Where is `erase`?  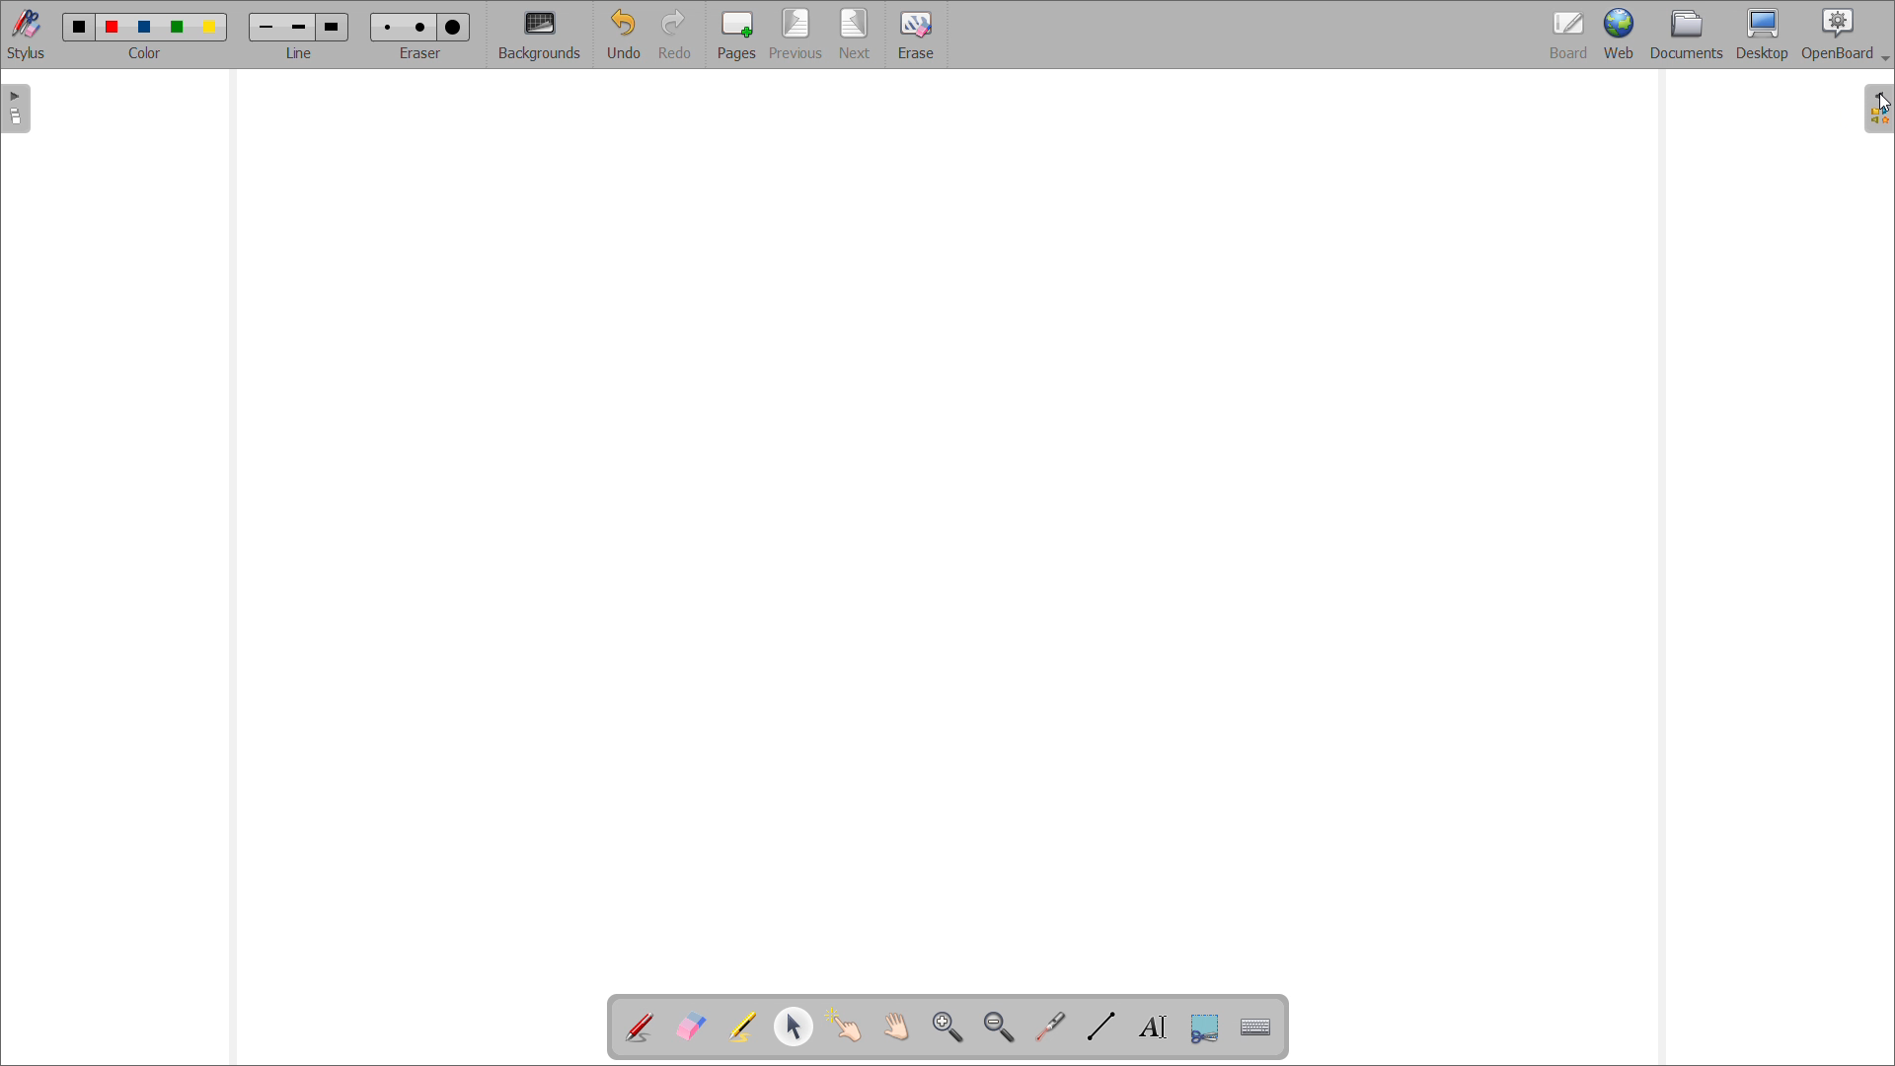 erase is located at coordinates (915, 34).